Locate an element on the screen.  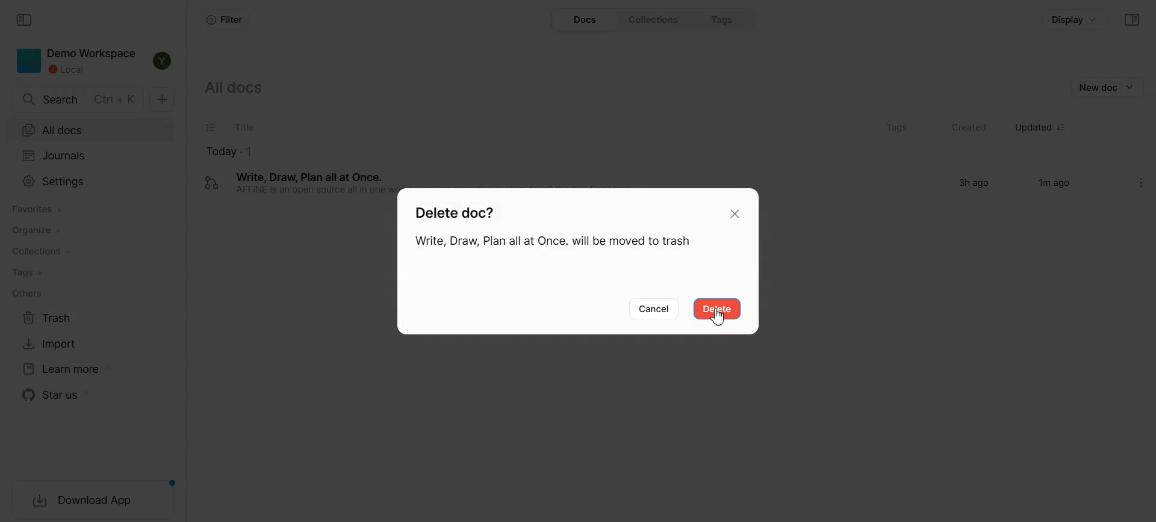
Tags is located at coordinates (90, 273).